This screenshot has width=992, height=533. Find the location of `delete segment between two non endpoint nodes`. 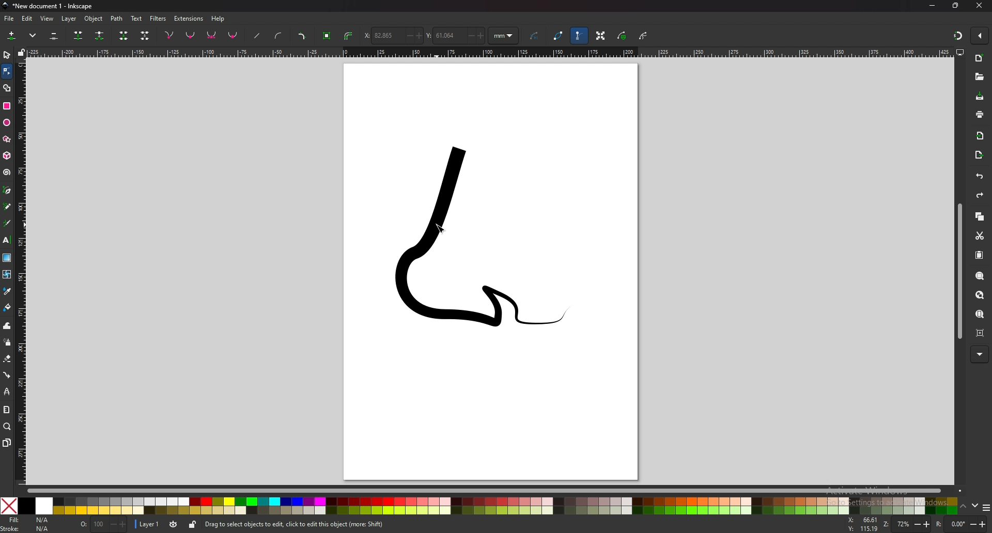

delete segment between two non endpoint nodes is located at coordinates (146, 36).